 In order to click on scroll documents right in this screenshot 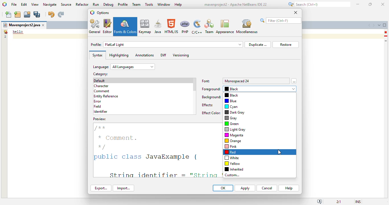, I will do `click(373, 25)`.